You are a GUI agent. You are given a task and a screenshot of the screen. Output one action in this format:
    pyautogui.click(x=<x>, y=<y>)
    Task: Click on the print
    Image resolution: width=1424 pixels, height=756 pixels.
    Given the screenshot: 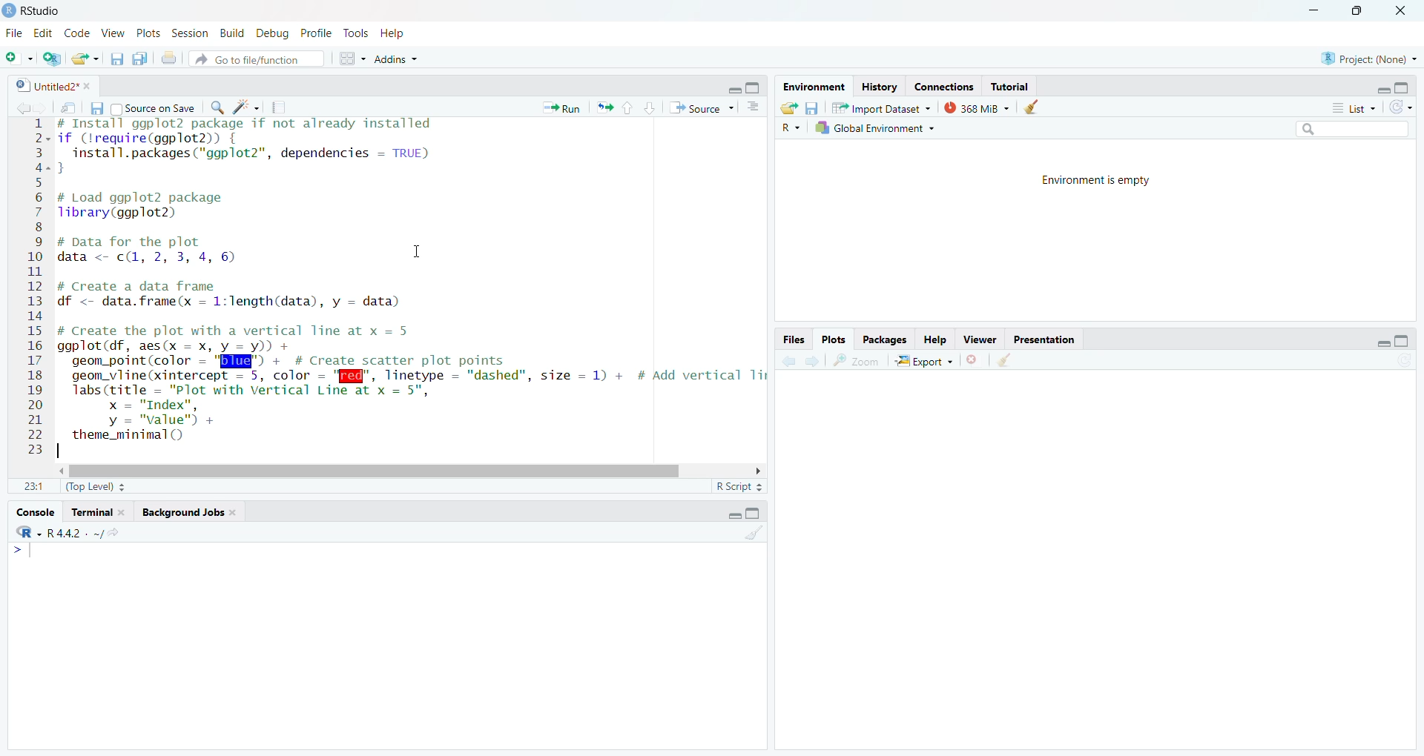 What is the action you would take?
    pyautogui.click(x=171, y=60)
    